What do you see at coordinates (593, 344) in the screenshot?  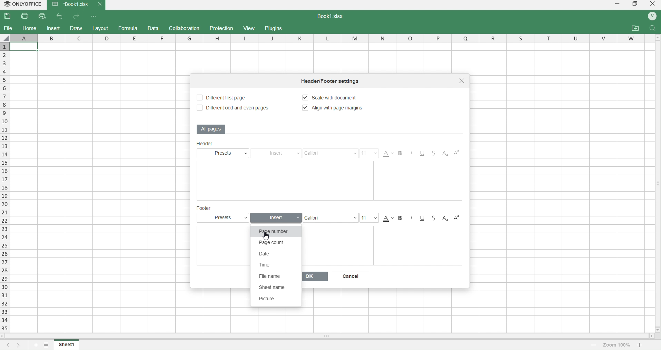 I see `decrease zoom ` at bounding box center [593, 344].